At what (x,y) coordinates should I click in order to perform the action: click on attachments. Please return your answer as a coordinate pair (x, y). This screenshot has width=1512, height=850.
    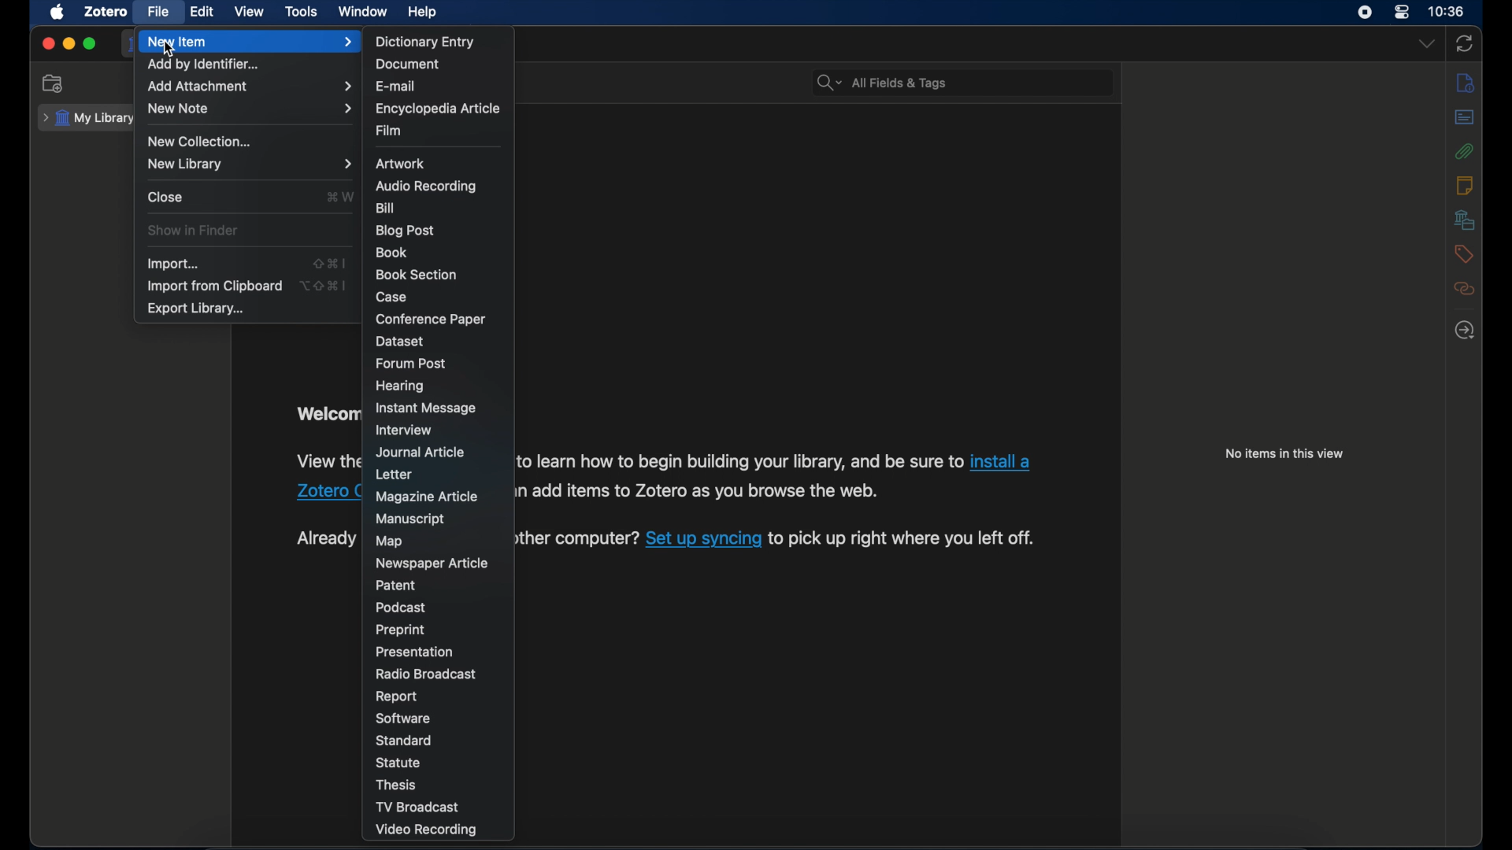
    Looking at the image, I should click on (1464, 151).